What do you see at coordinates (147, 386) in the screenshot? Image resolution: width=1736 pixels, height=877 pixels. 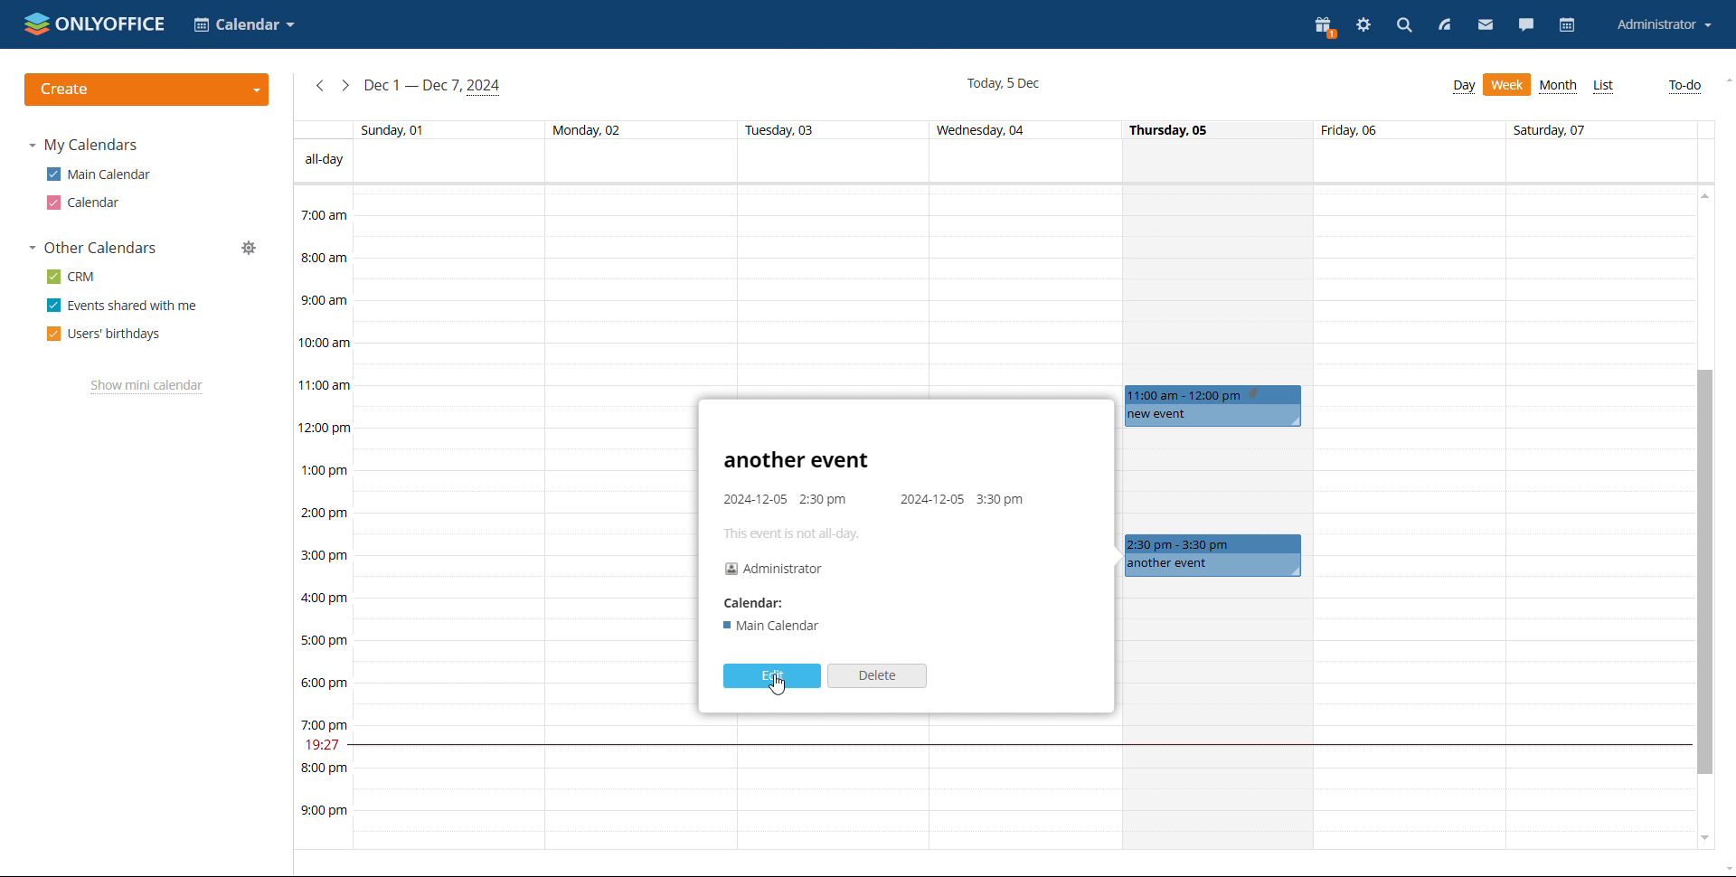 I see `show mini calendar` at bounding box center [147, 386].